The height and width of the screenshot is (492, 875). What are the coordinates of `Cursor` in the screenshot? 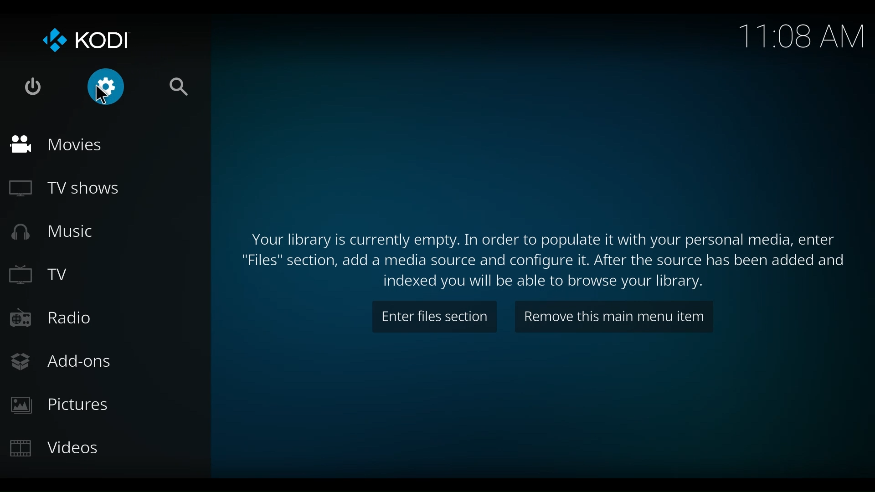 It's located at (103, 97).